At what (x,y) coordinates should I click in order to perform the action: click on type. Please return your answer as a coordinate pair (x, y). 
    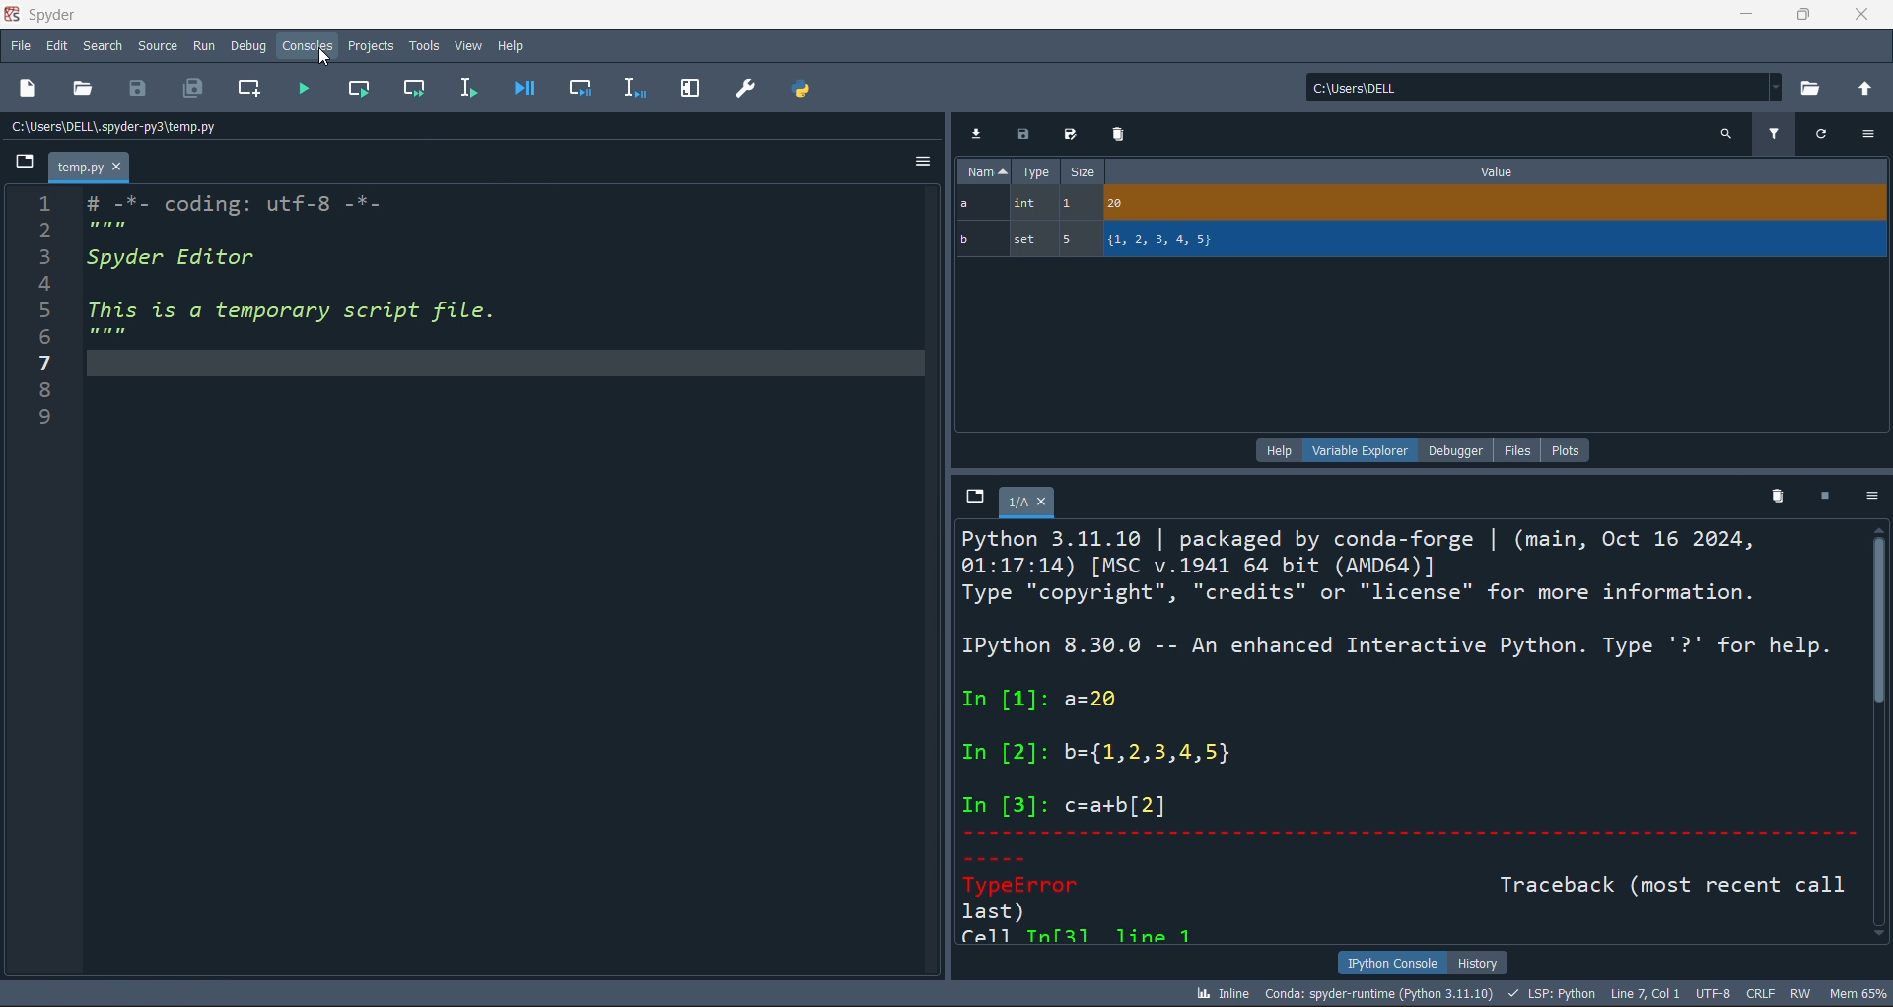
    Looking at the image, I should click on (1039, 171).